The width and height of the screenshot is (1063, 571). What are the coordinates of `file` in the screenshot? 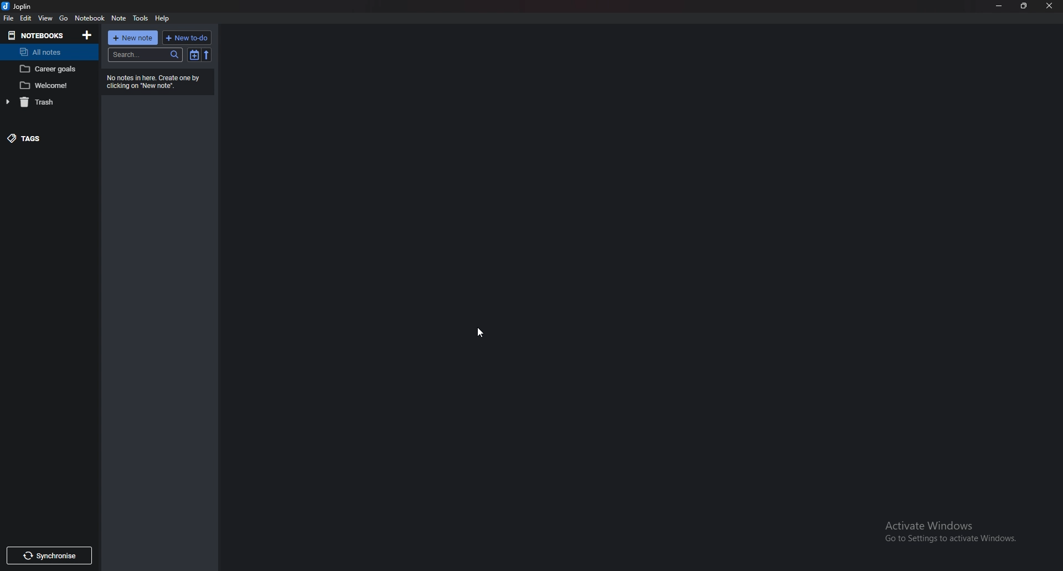 It's located at (8, 18).